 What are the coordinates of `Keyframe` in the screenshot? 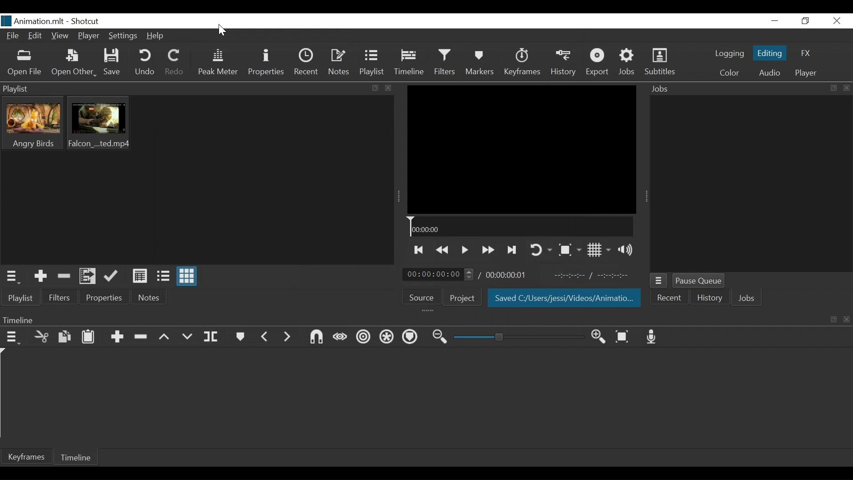 It's located at (31, 458).